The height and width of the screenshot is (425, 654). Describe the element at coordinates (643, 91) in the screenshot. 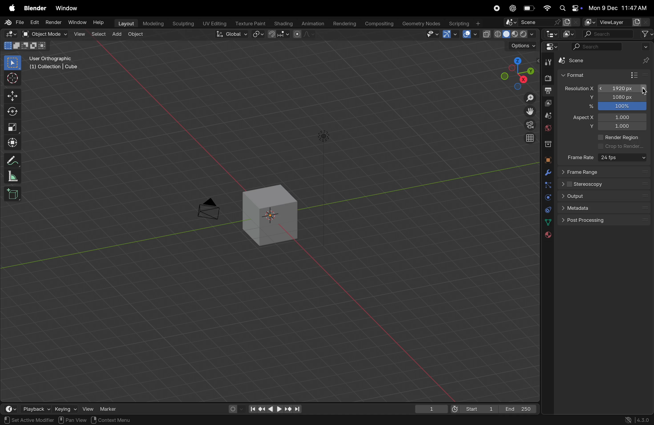

I see `cursor` at that location.